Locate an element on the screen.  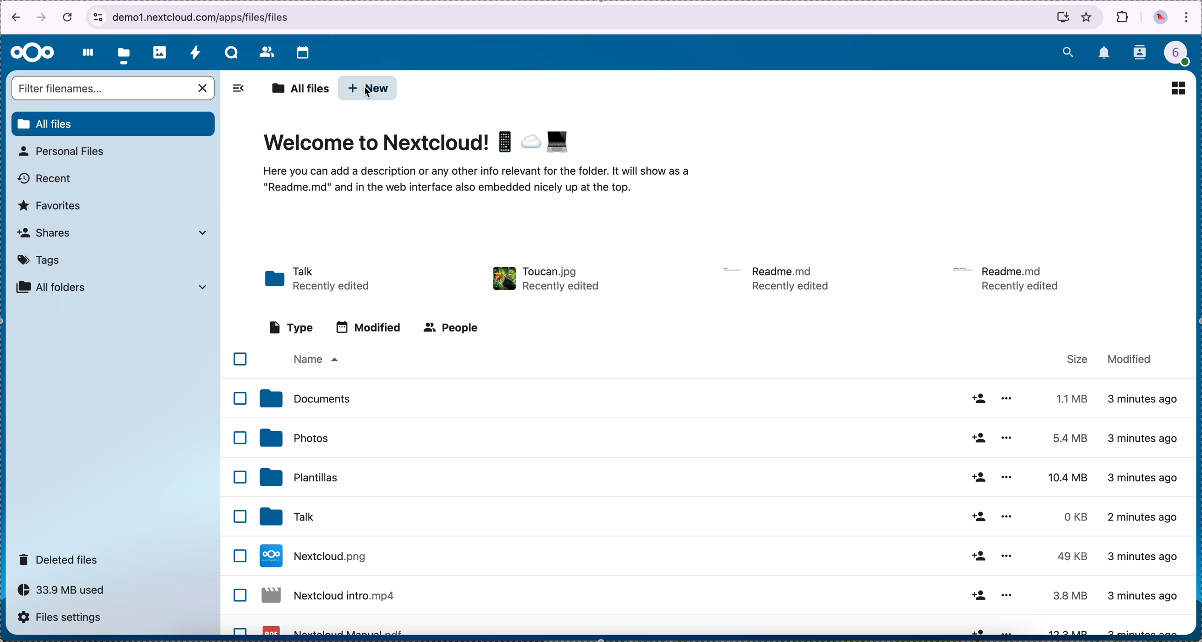
photos is located at coordinates (160, 52).